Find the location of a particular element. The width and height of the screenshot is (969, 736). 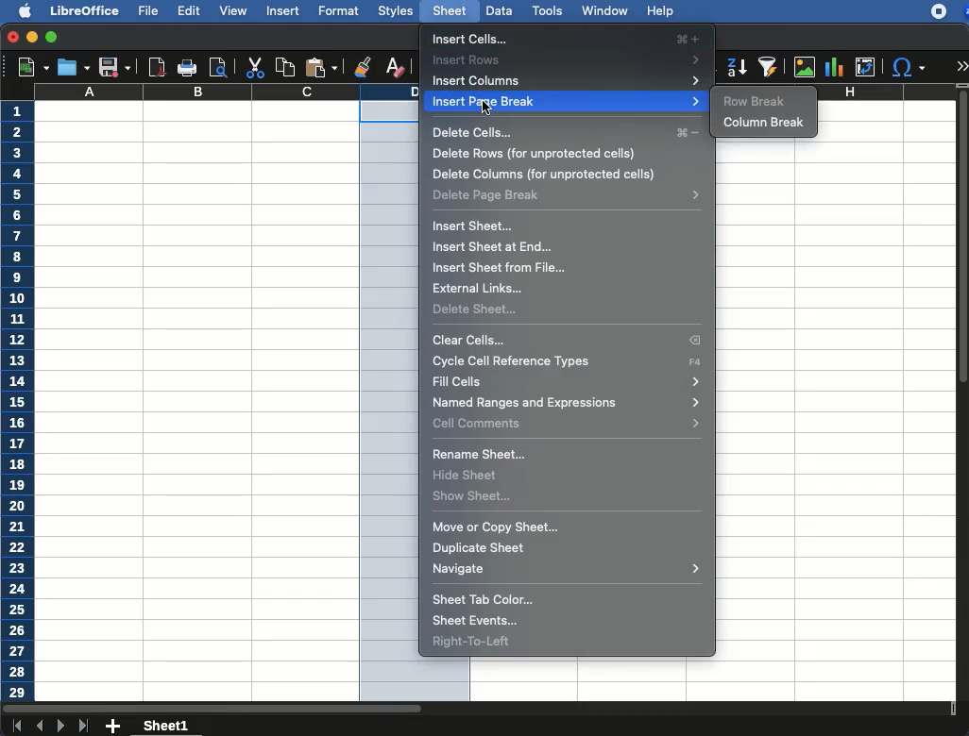

paste is located at coordinates (320, 68).